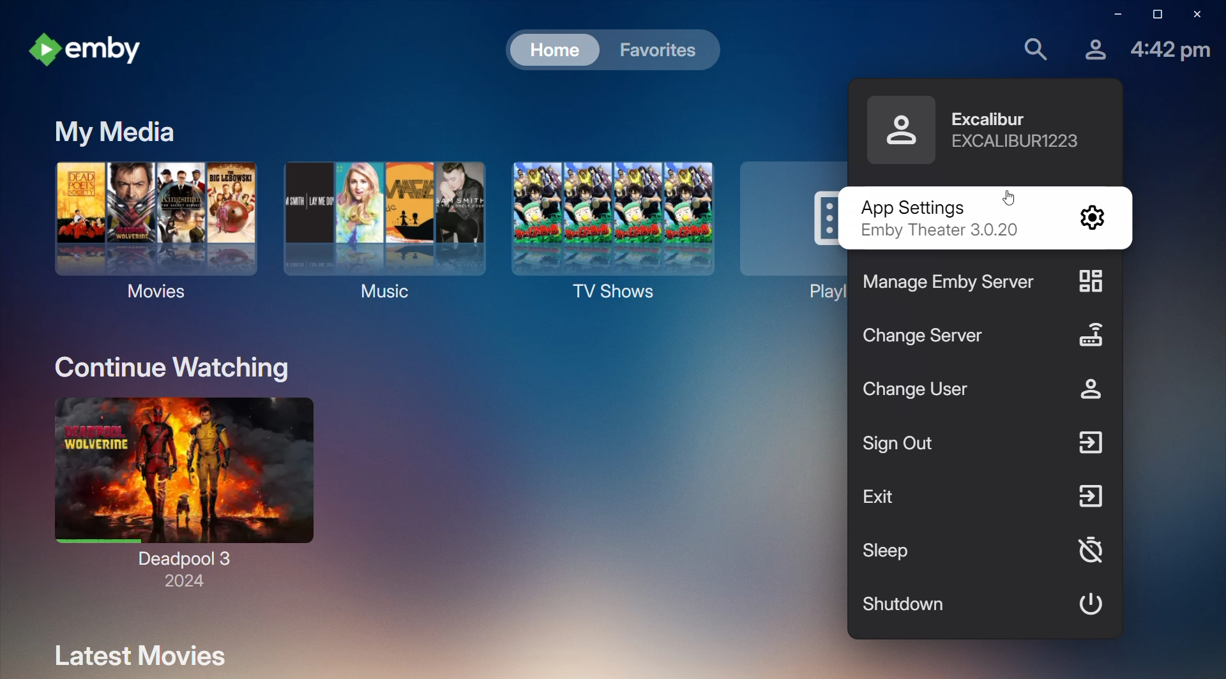 This screenshot has height=679, width=1226. What do you see at coordinates (147, 230) in the screenshot?
I see `Movies` at bounding box center [147, 230].